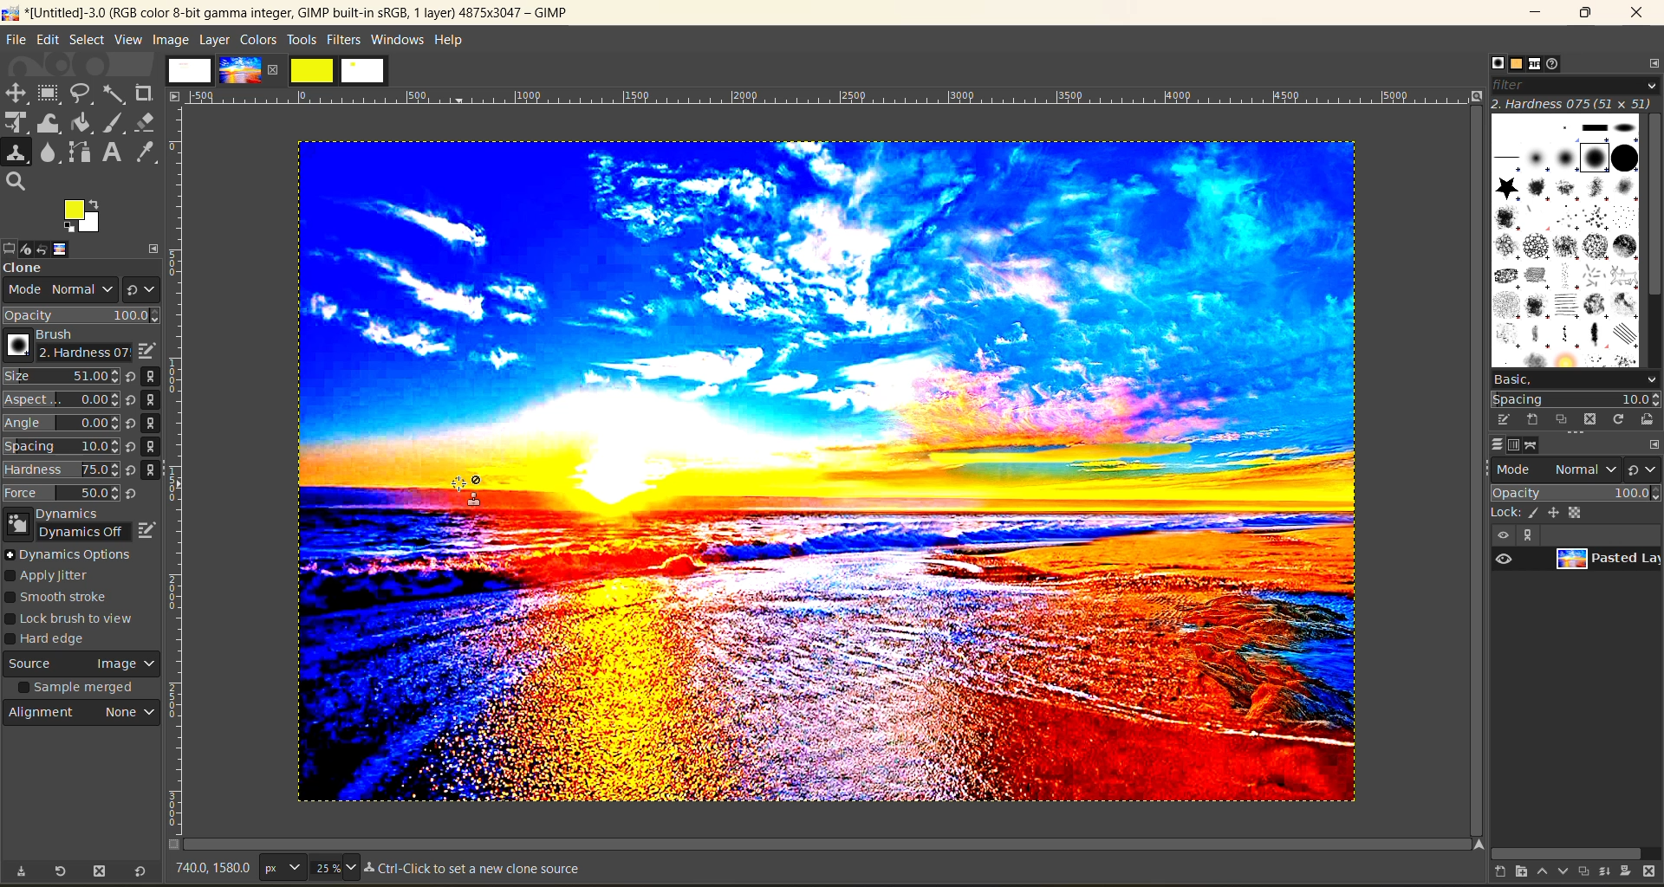  I want to click on mode, so click(1557, 468).